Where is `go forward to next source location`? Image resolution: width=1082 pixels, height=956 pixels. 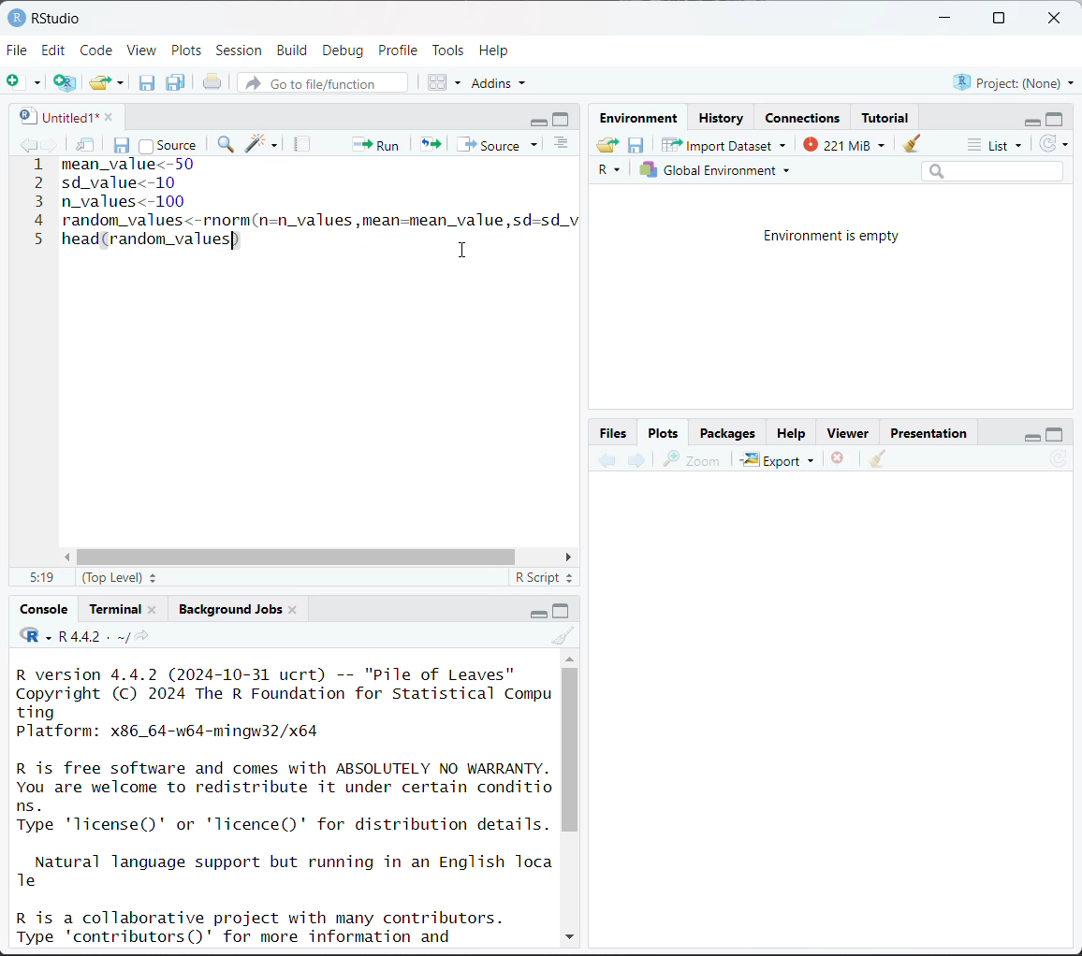
go forward to next source location is located at coordinates (51, 146).